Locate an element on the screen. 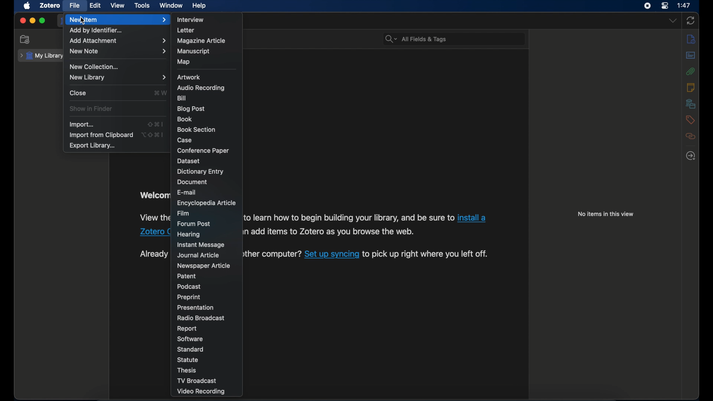 The height and width of the screenshot is (401, 713). apple is located at coordinates (26, 6).